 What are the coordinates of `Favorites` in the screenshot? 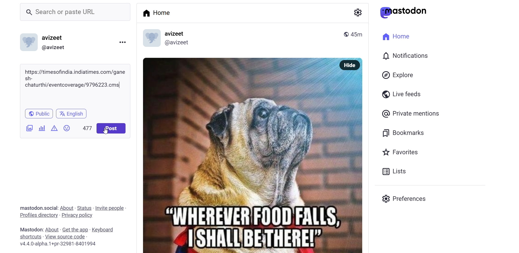 It's located at (402, 153).